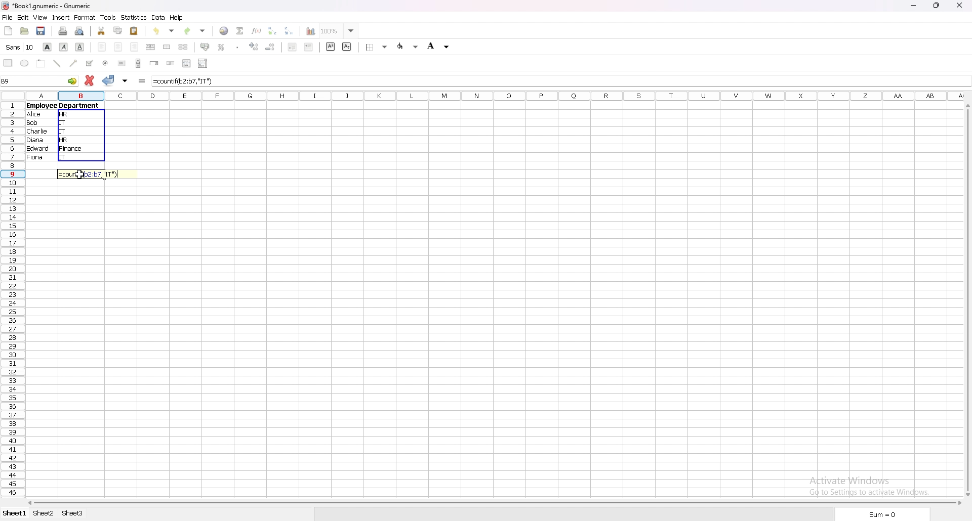 The height and width of the screenshot is (521, 972). I want to click on save, so click(42, 30).